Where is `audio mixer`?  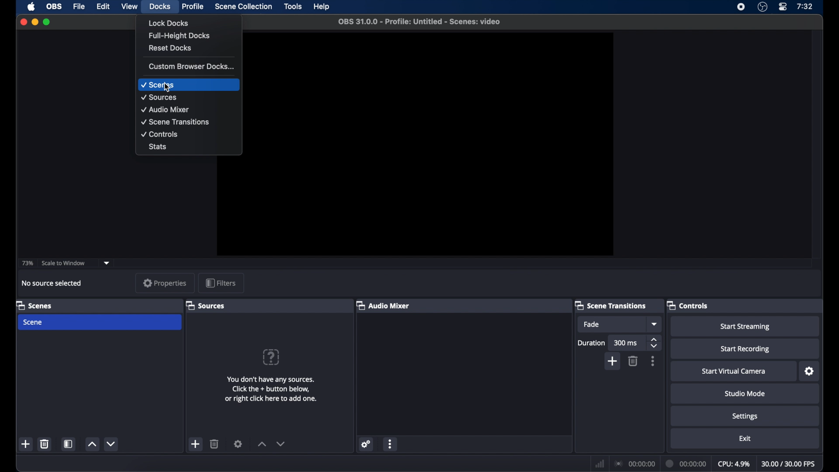 audio mixer is located at coordinates (382, 305).